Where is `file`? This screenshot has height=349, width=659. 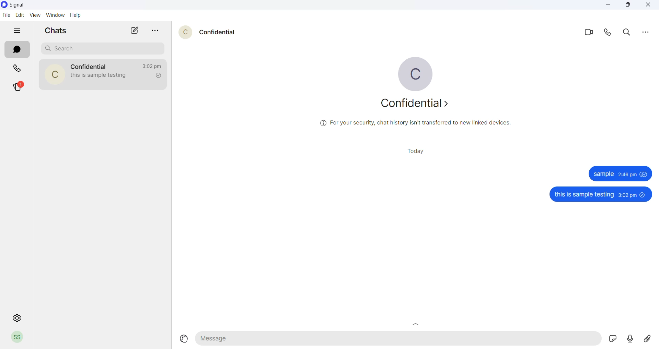
file is located at coordinates (6, 15).